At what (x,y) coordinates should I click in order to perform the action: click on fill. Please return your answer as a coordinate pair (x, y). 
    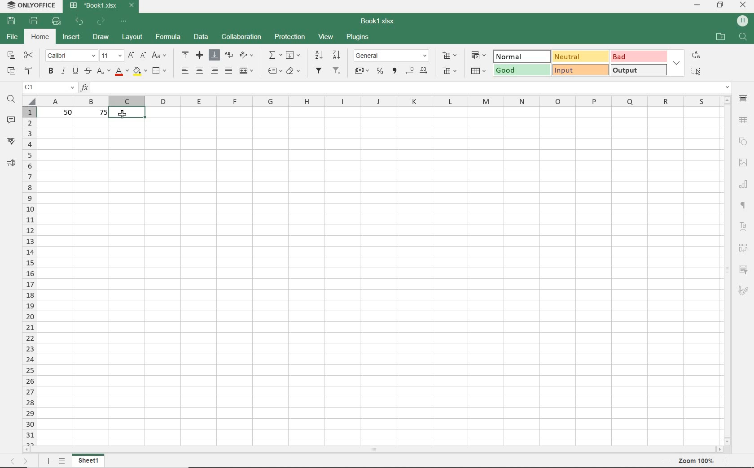
    Looking at the image, I should click on (294, 56).